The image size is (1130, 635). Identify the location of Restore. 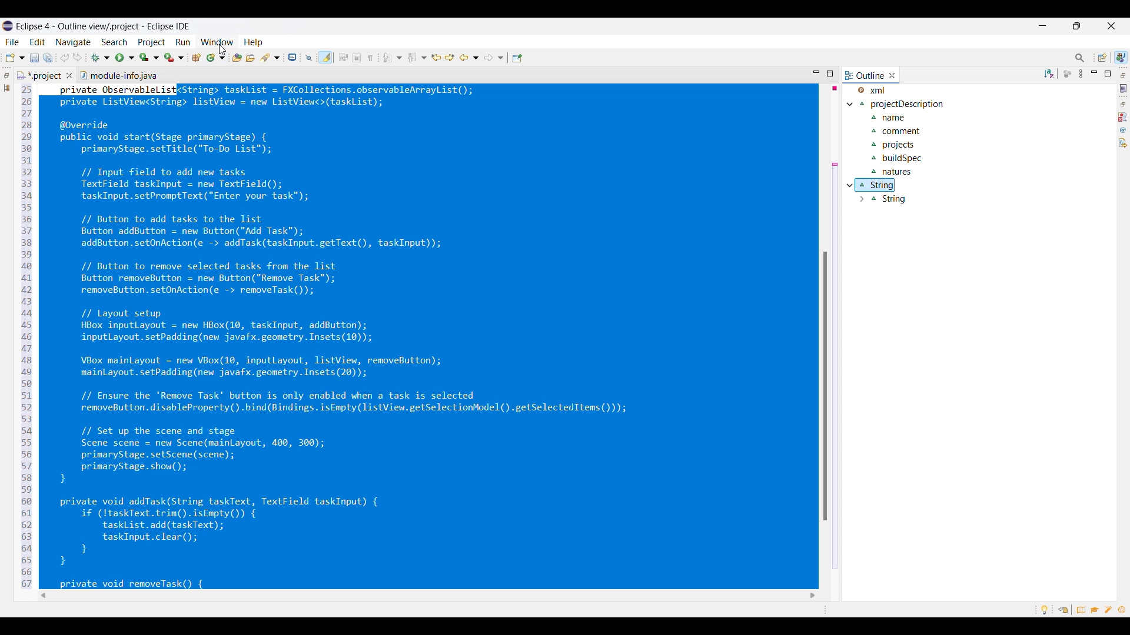
(1123, 104).